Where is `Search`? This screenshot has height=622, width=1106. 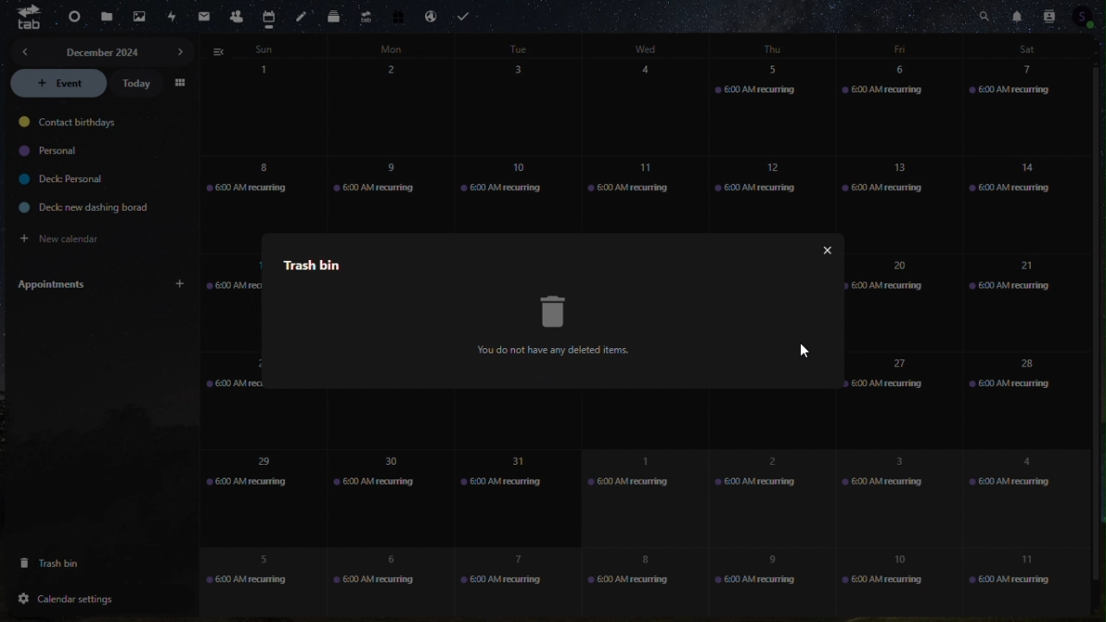 Search is located at coordinates (984, 15).